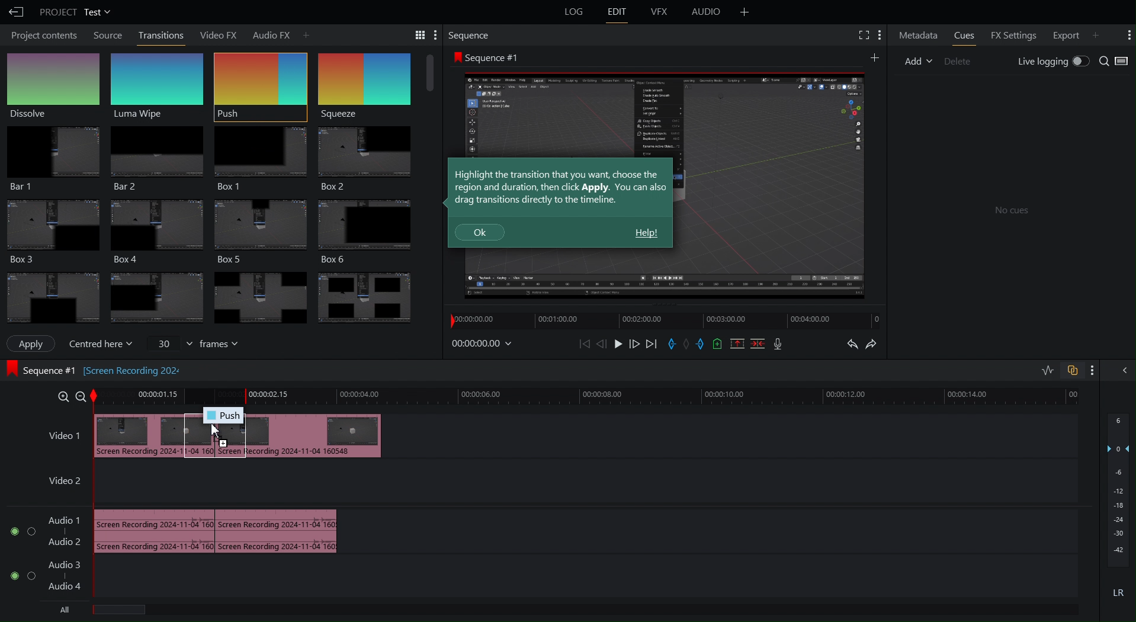  What do you see at coordinates (772, 185) in the screenshot?
I see `Preview` at bounding box center [772, 185].